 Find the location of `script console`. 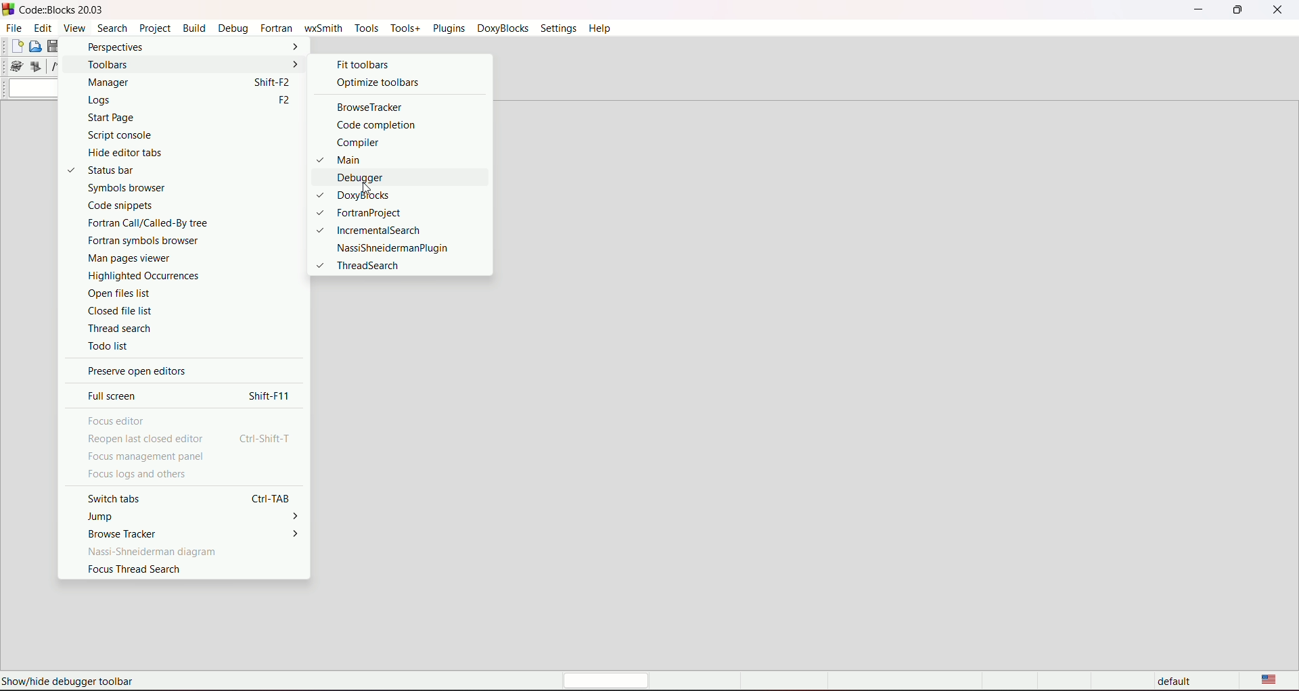

script console is located at coordinates (168, 135).